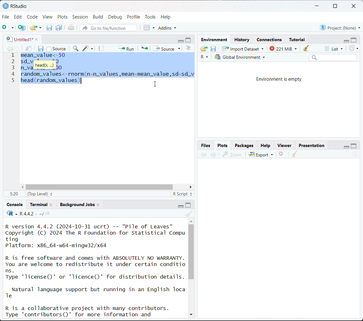 Image resolution: width=363 pixels, height=321 pixels. I want to click on remove the current plot, so click(281, 155).